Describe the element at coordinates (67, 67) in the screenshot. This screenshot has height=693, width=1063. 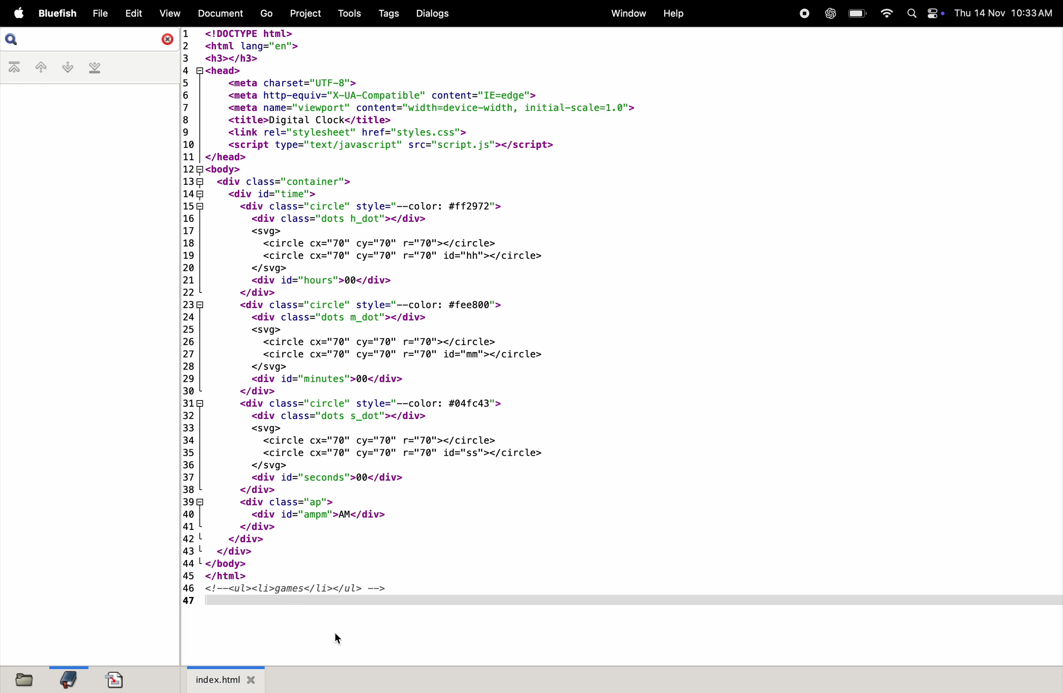
I see `next bookmark` at that location.